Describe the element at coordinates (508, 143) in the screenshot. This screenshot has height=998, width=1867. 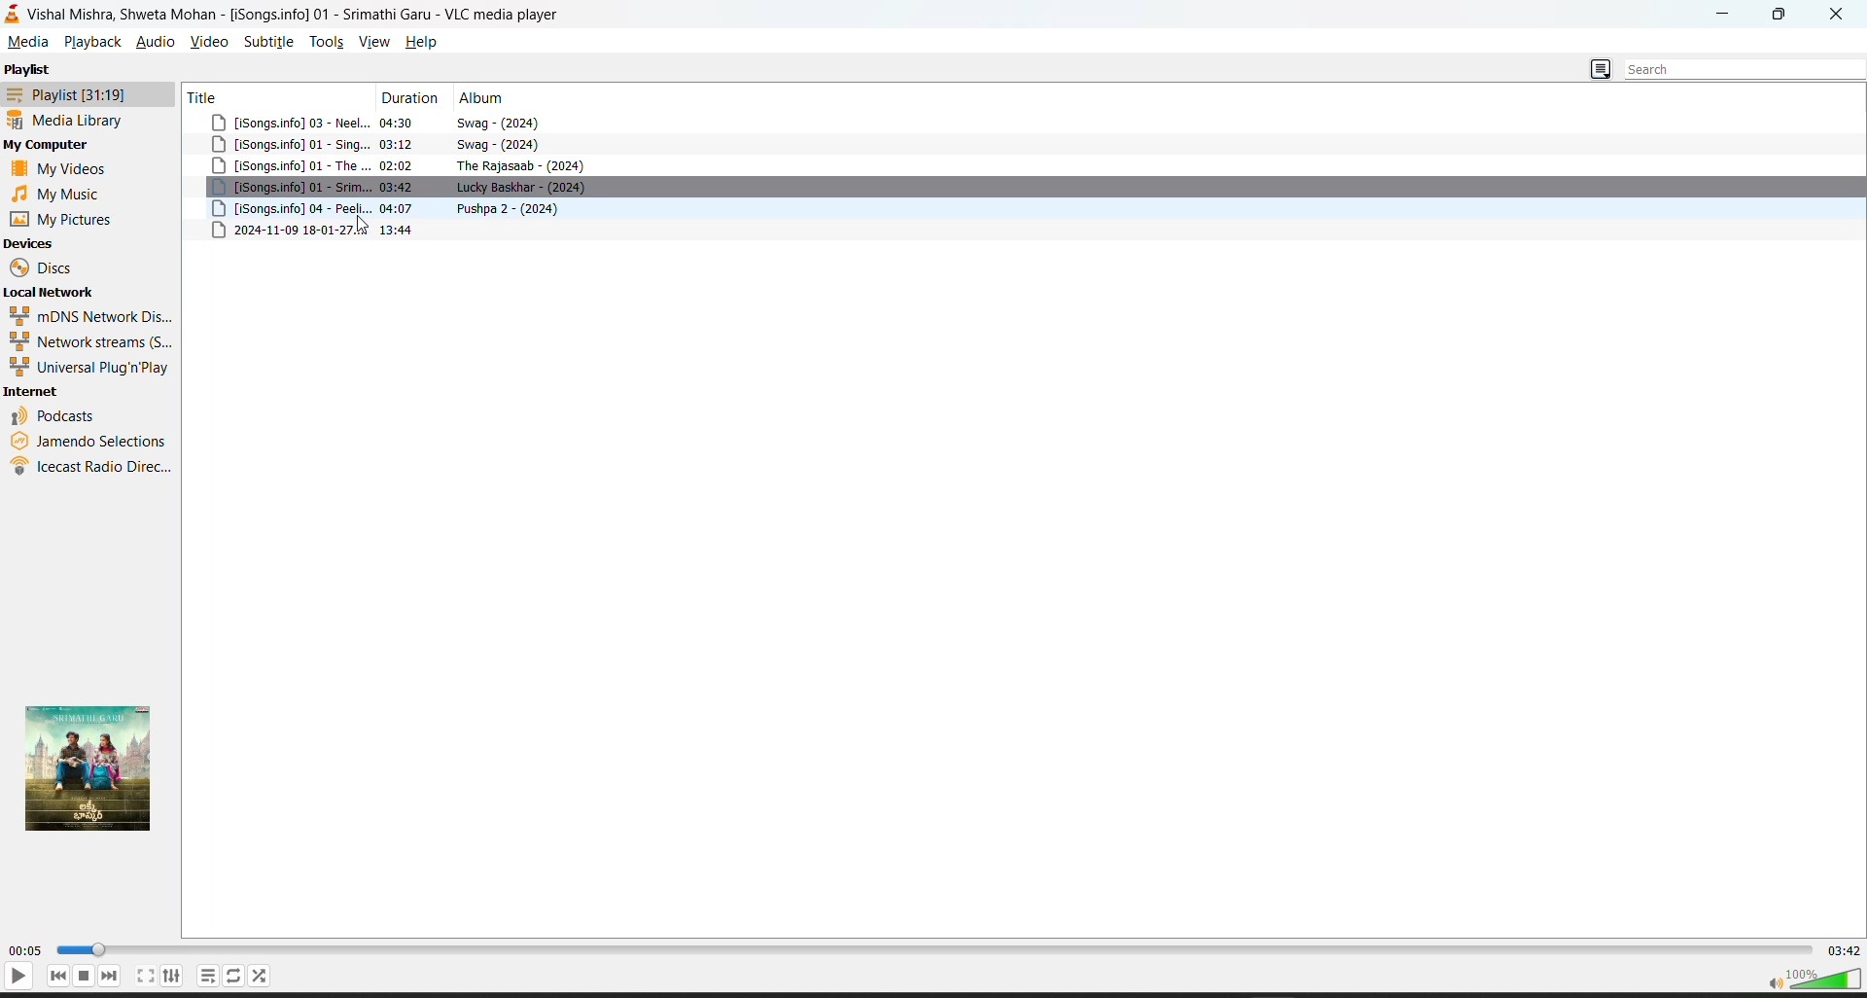
I see `swag-2024` at that location.